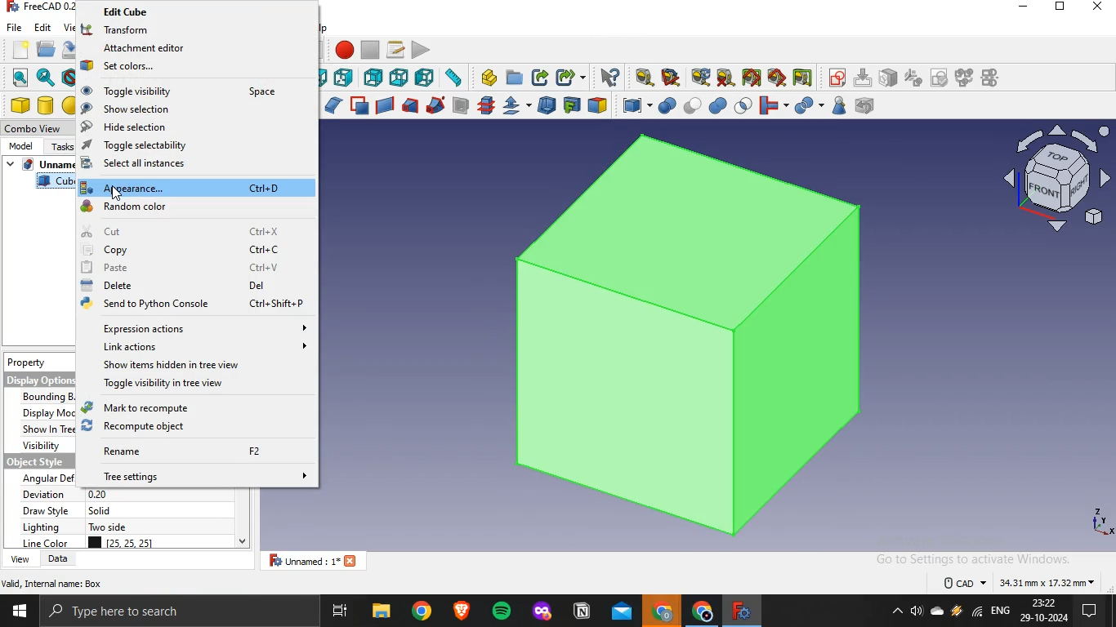 This screenshot has height=627, width=1116. What do you see at coordinates (977, 614) in the screenshot?
I see `wifi` at bounding box center [977, 614].